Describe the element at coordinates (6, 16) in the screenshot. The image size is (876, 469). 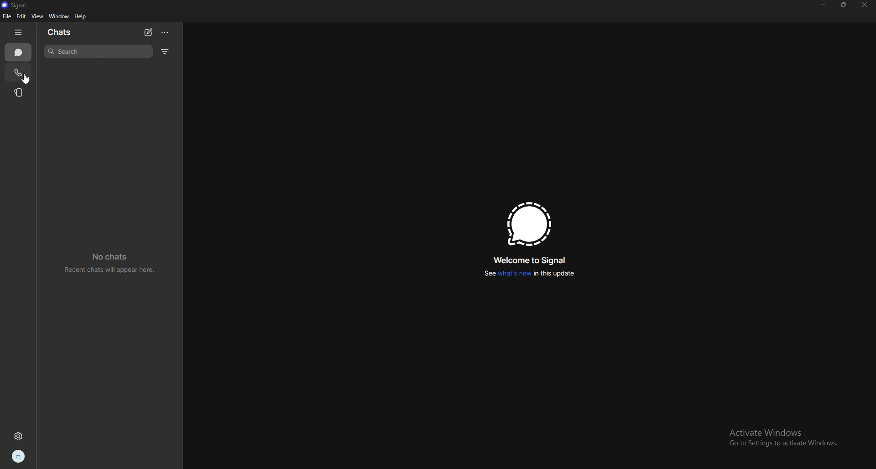
I see `file` at that location.